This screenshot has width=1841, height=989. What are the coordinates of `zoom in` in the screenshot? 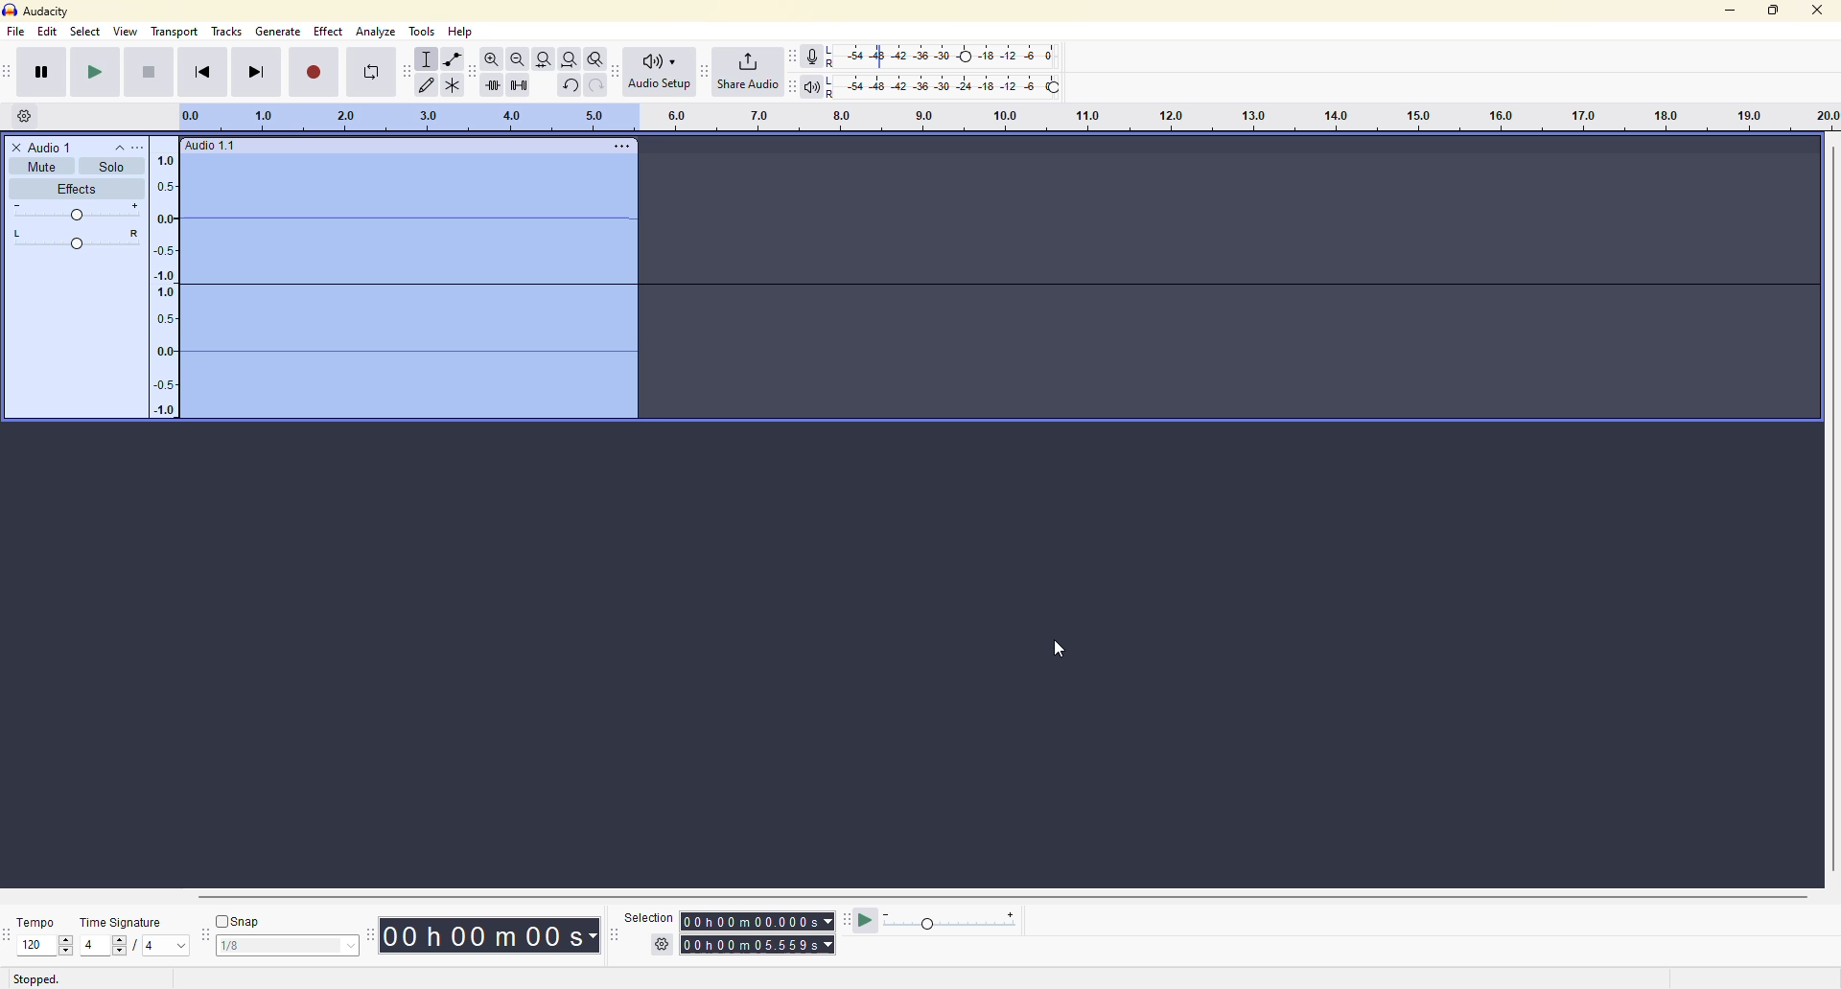 It's located at (487, 59).